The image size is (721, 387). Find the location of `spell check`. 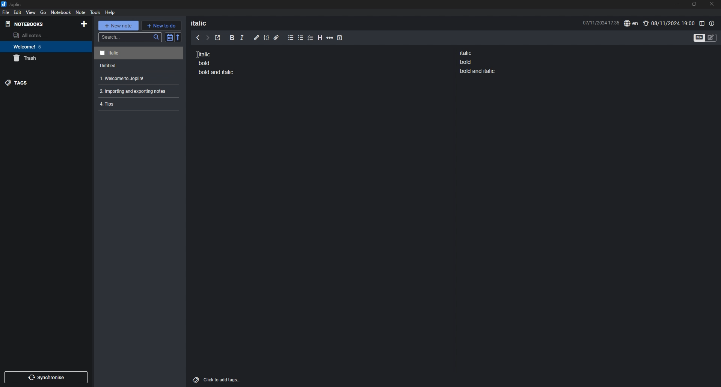

spell check is located at coordinates (631, 24).